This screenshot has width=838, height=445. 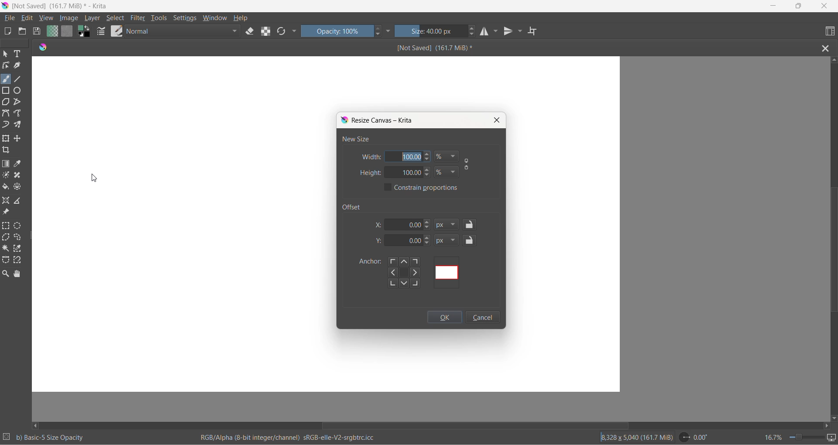 I want to click on select shape tool, so click(x=6, y=55).